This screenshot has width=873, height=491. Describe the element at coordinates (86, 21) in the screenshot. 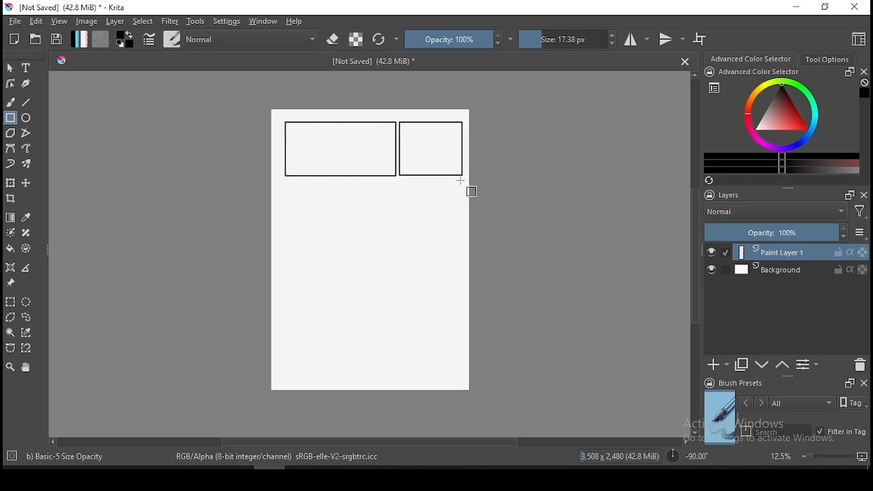

I see `image` at that location.